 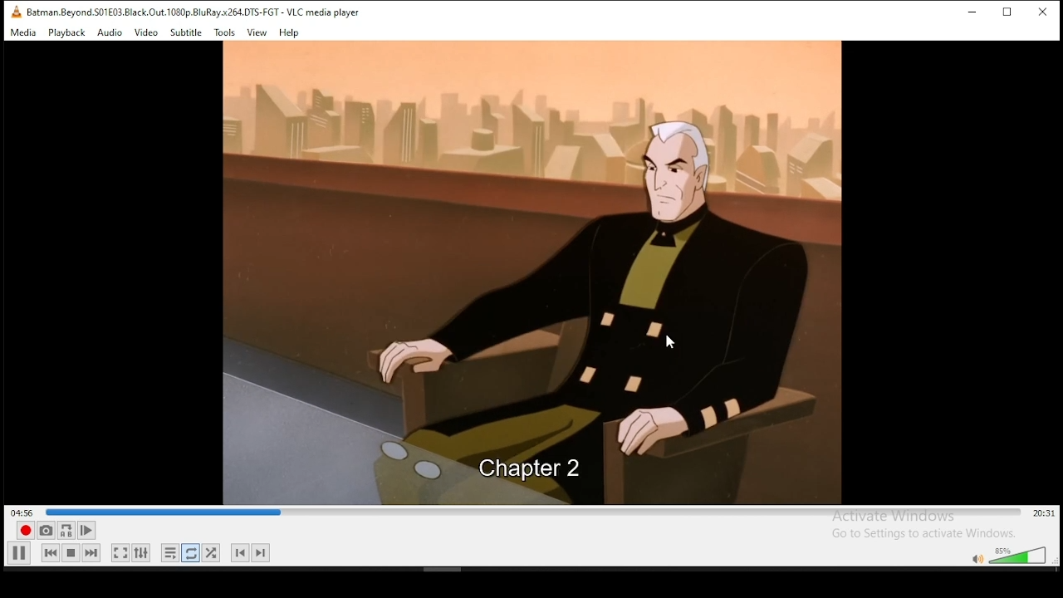 What do you see at coordinates (25, 531) in the screenshot?
I see `record` at bounding box center [25, 531].